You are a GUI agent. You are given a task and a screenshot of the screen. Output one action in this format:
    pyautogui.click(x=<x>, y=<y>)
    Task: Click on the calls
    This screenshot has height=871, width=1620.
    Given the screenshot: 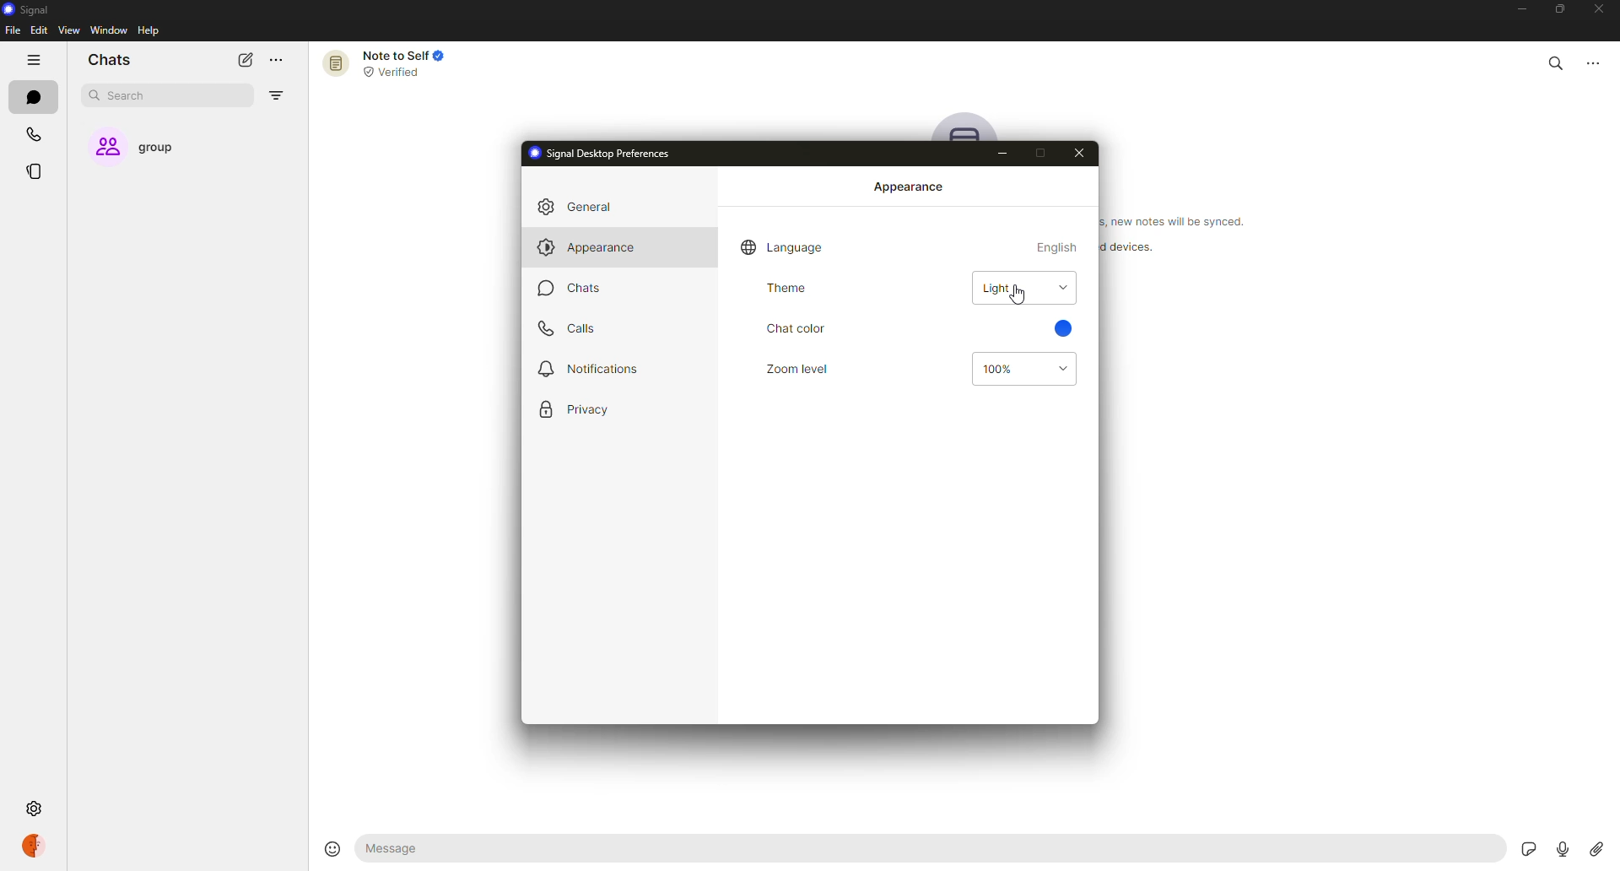 What is the action you would take?
    pyautogui.click(x=36, y=136)
    